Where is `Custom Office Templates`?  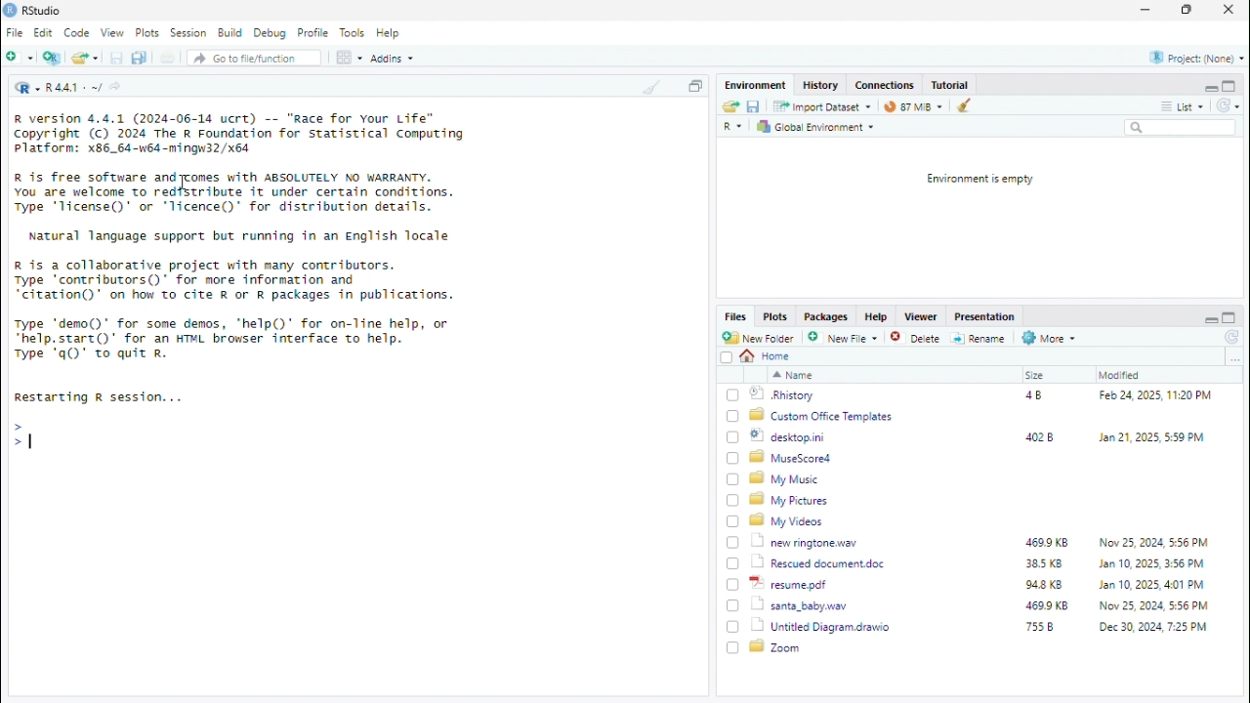 Custom Office Templates is located at coordinates (823, 416).